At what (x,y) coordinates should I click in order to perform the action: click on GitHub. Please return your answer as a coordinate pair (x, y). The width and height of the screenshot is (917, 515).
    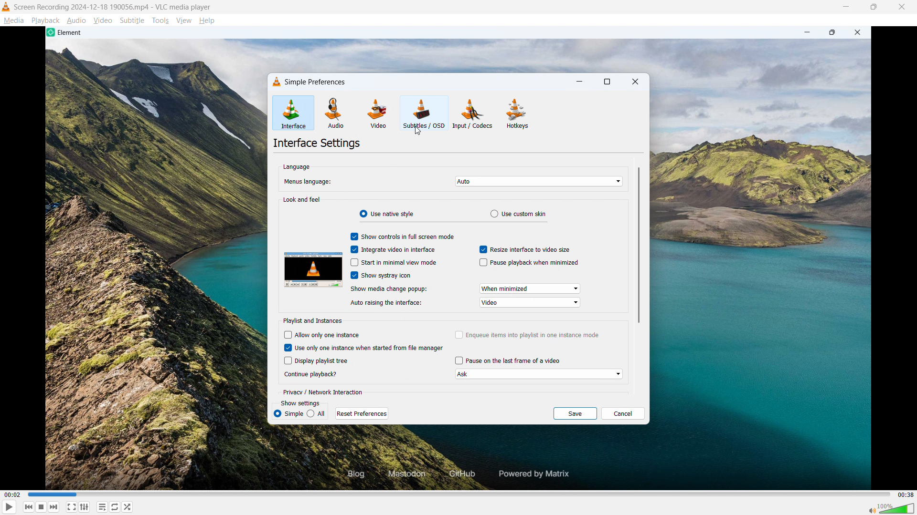
    Looking at the image, I should click on (460, 474).